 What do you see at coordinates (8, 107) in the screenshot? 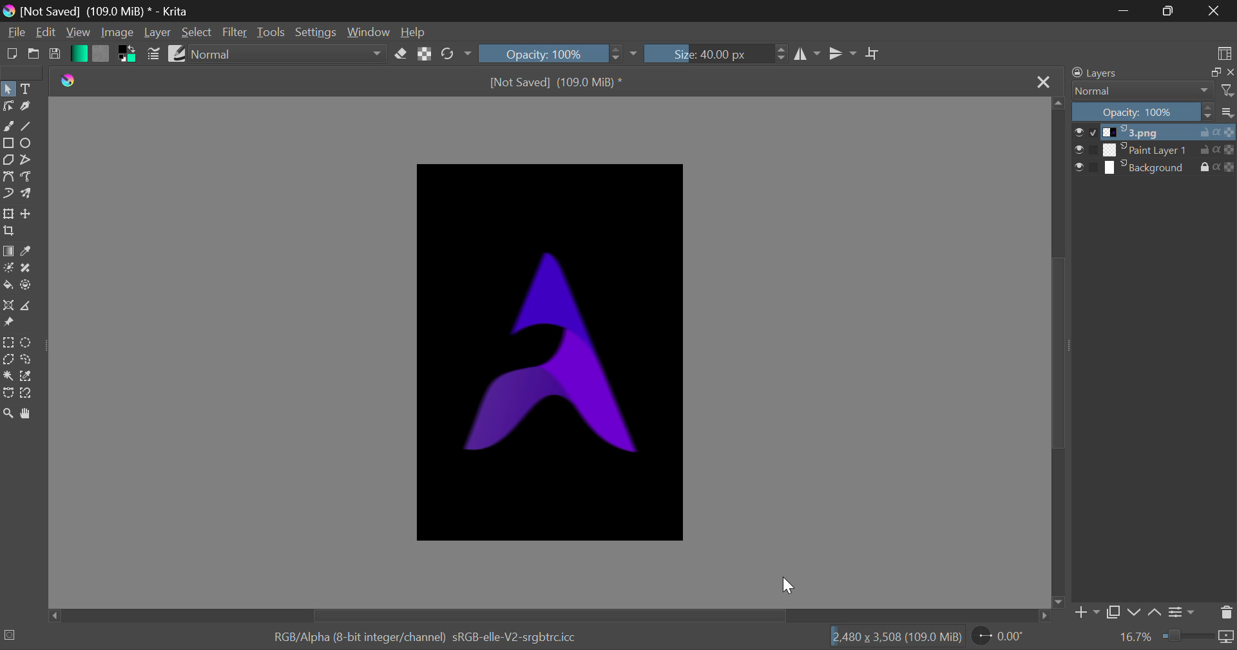
I see `Edit Shapes` at bounding box center [8, 107].